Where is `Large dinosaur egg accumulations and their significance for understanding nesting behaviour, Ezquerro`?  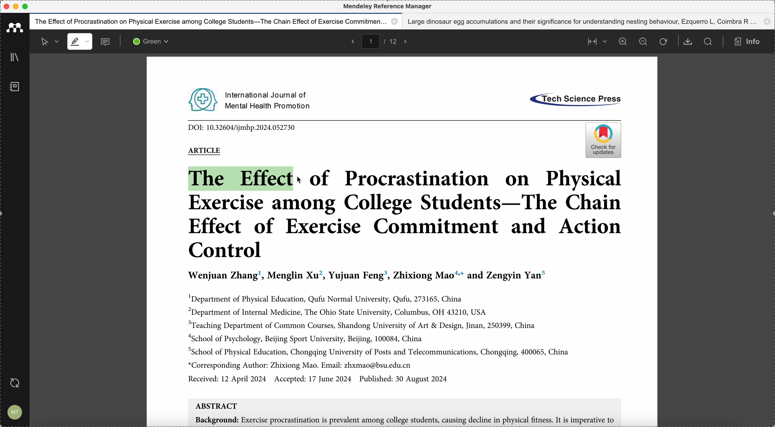
Large dinosaur egg accumulations and their significance for understanding nesting behaviour, Ezquerro is located at coordinates (590, 21).